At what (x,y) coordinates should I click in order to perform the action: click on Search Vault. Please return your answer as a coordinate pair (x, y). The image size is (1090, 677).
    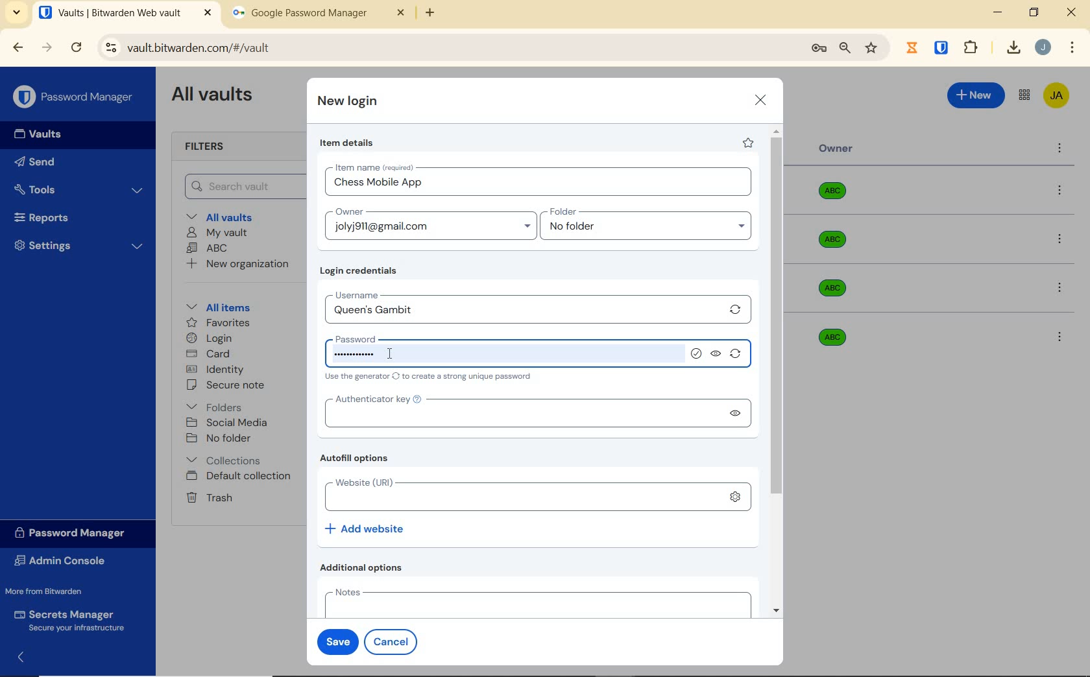
    Looking at the image, I should click on (241, 186).